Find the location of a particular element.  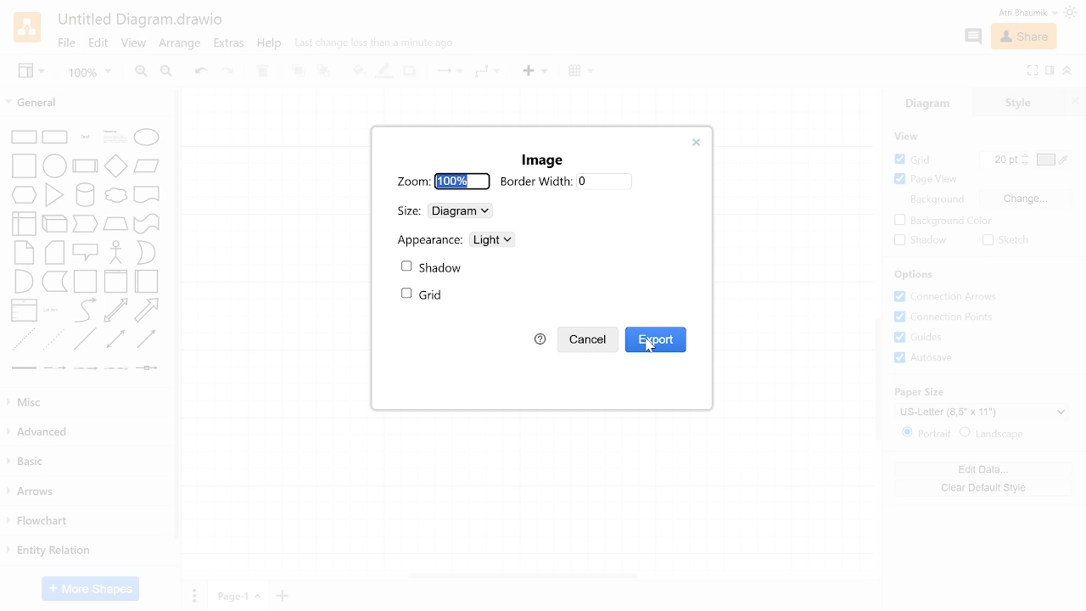

100% is located at coordinates (454, 181).